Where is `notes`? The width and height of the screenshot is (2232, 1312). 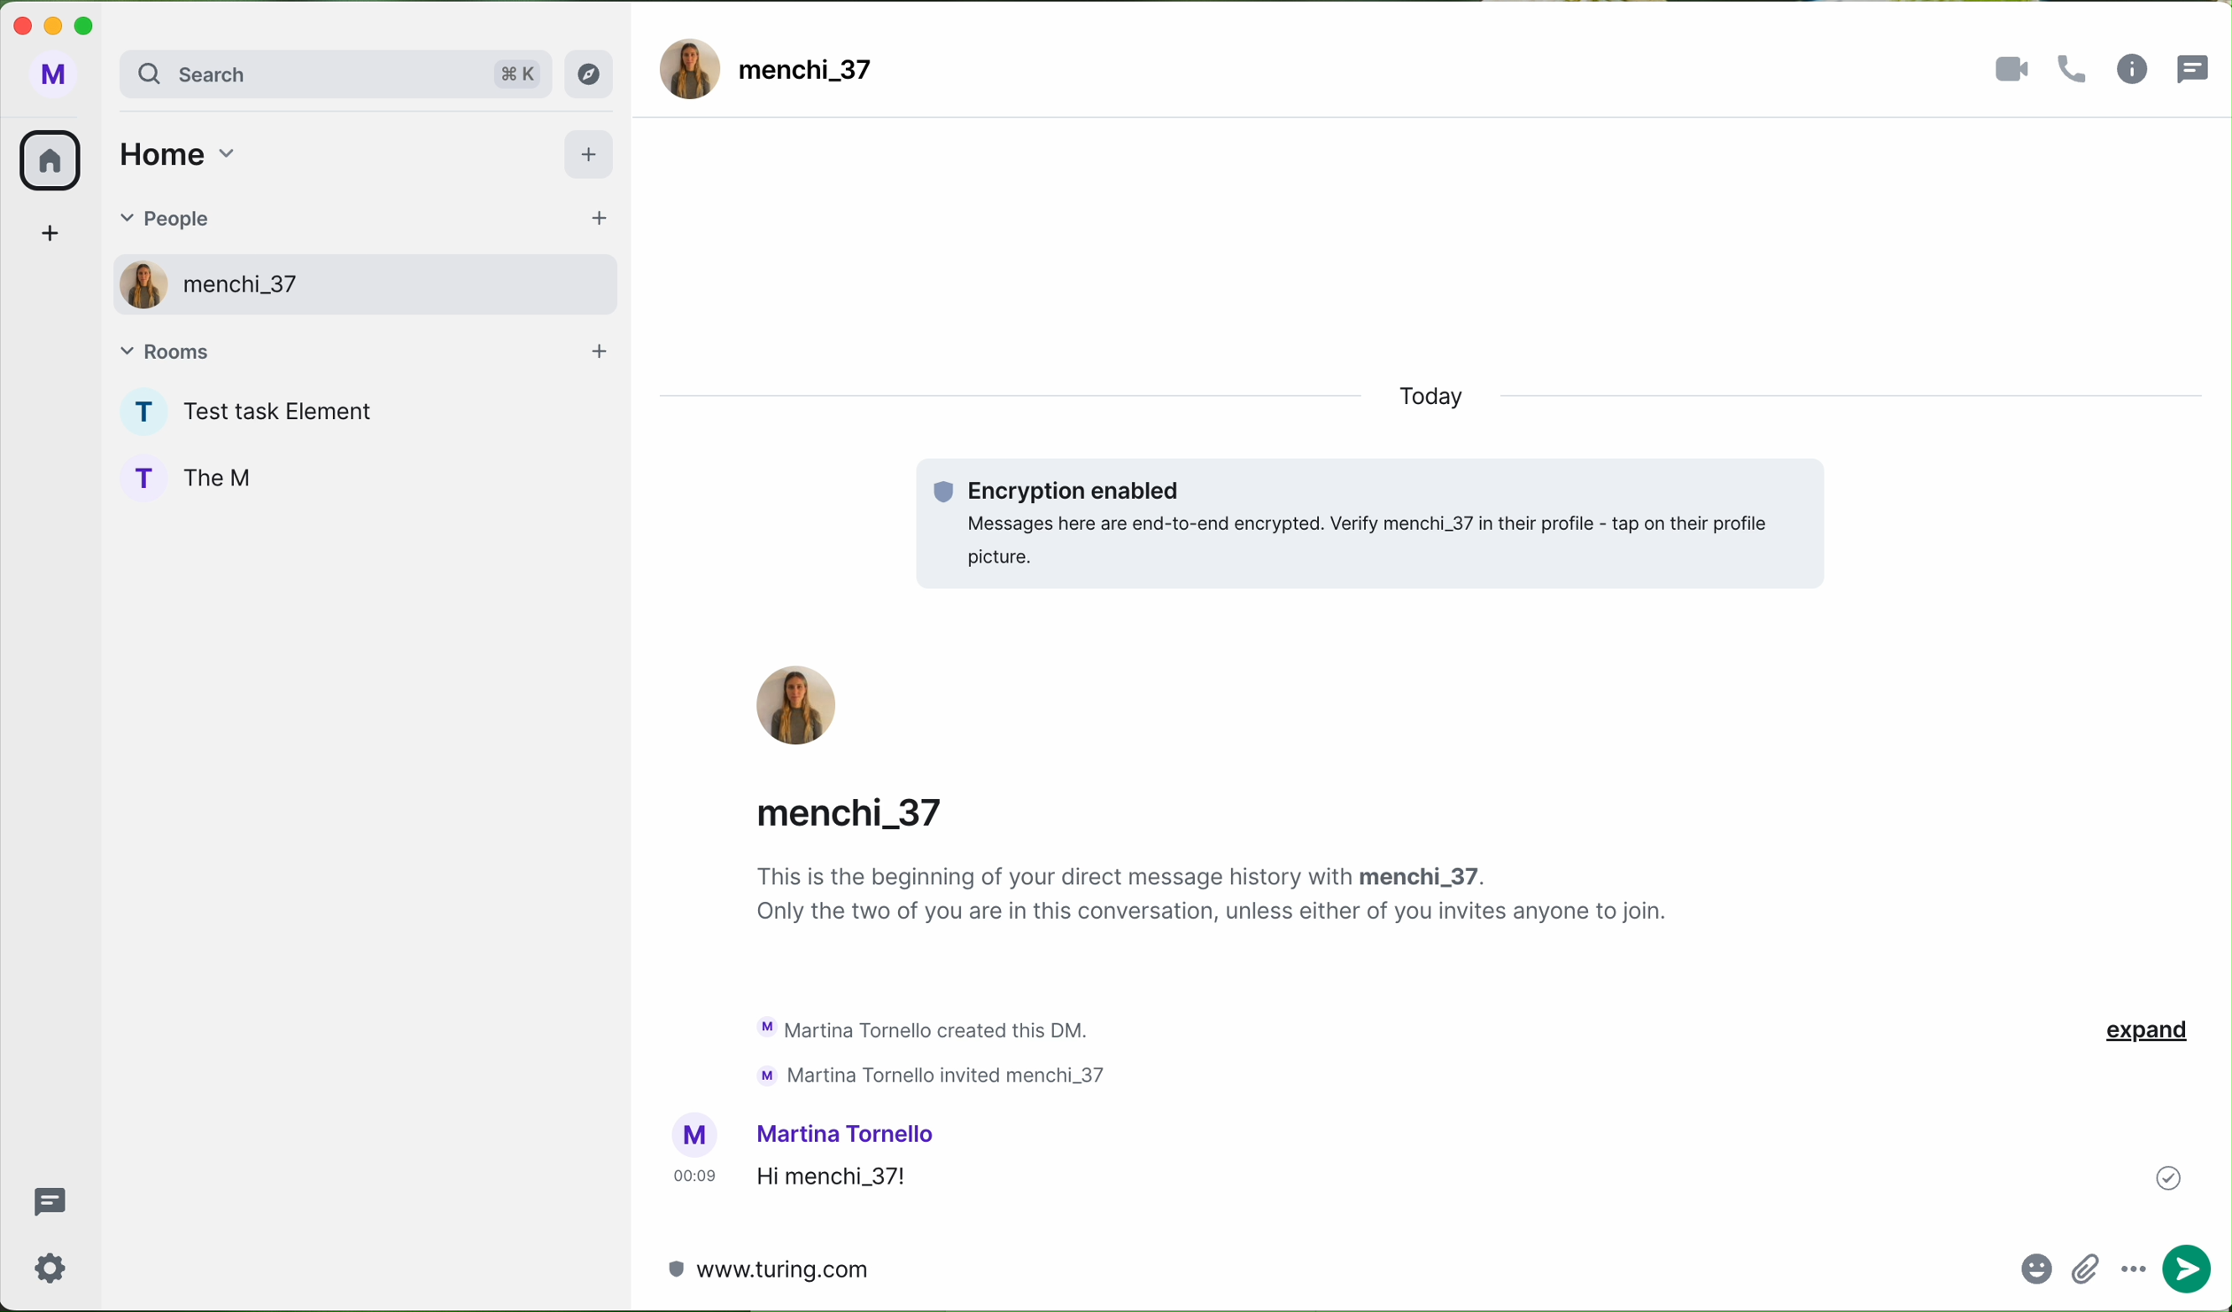 notes is located at coordinates (1218, 897).